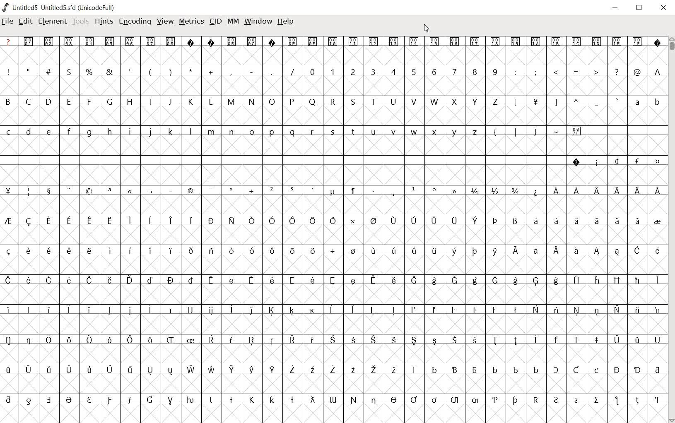  I want to click on /, so click(291, 72).